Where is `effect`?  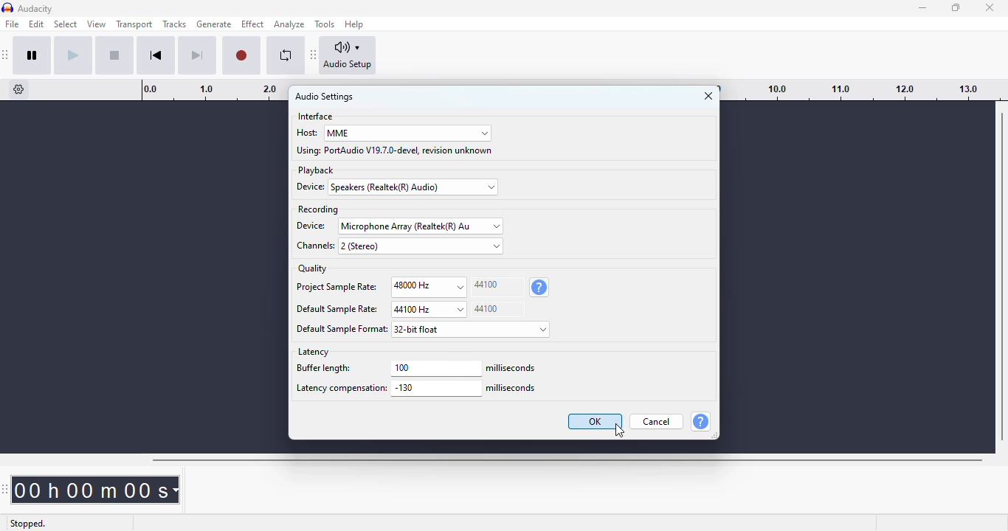
effect is located at coordinates (252, 24).